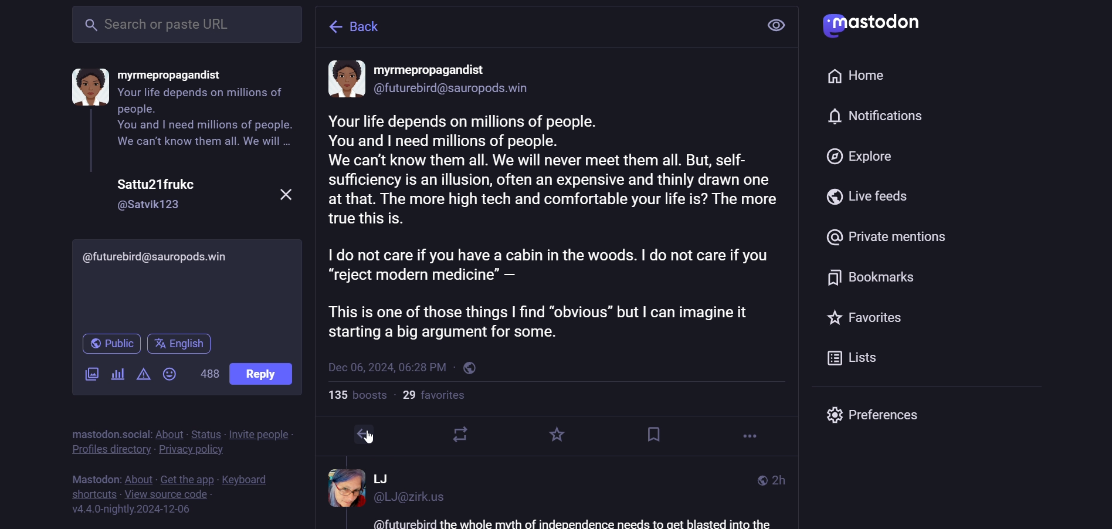 This screenshot has width=1112, height=529. I want to click on content warning, so click(142, 372).